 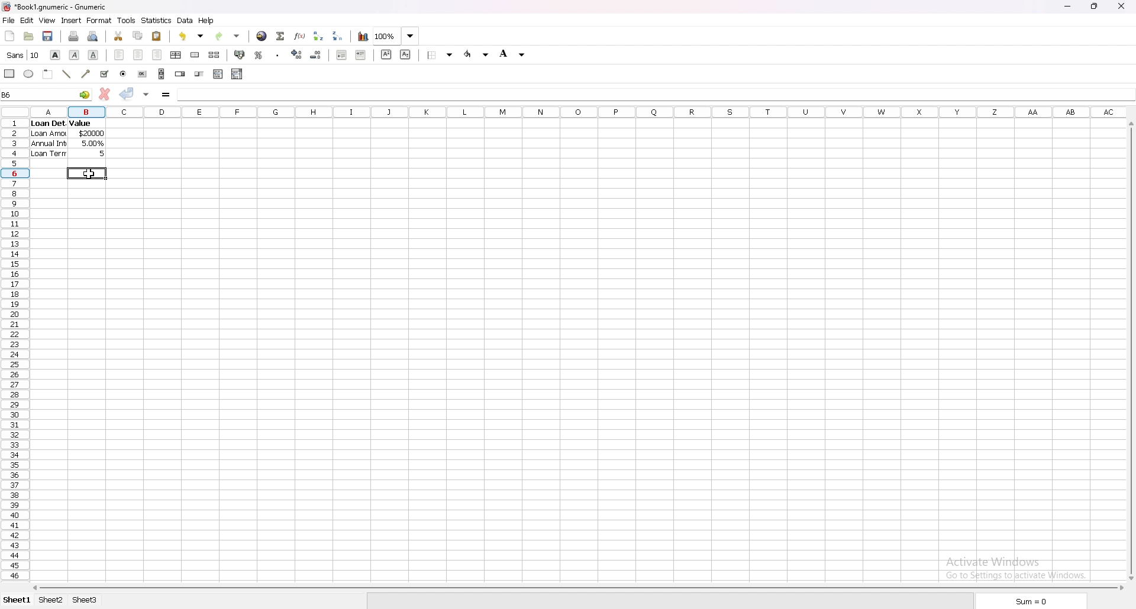 What do you see at coordinates (162, 73) in the screenshot?
I see `scroll bar` at bounding box center [162, 73].